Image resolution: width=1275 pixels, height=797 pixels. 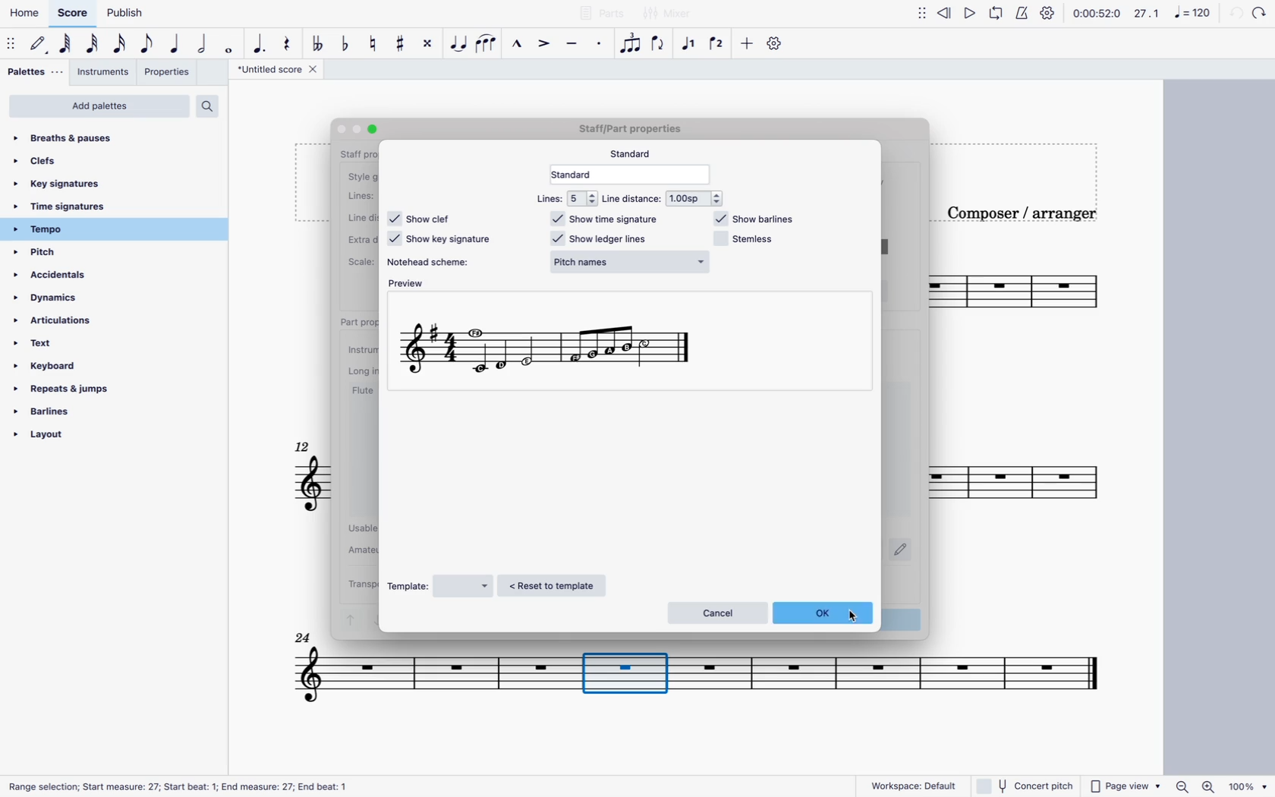 I want to click on cursor on pitch names, so click(x=697, y=265).